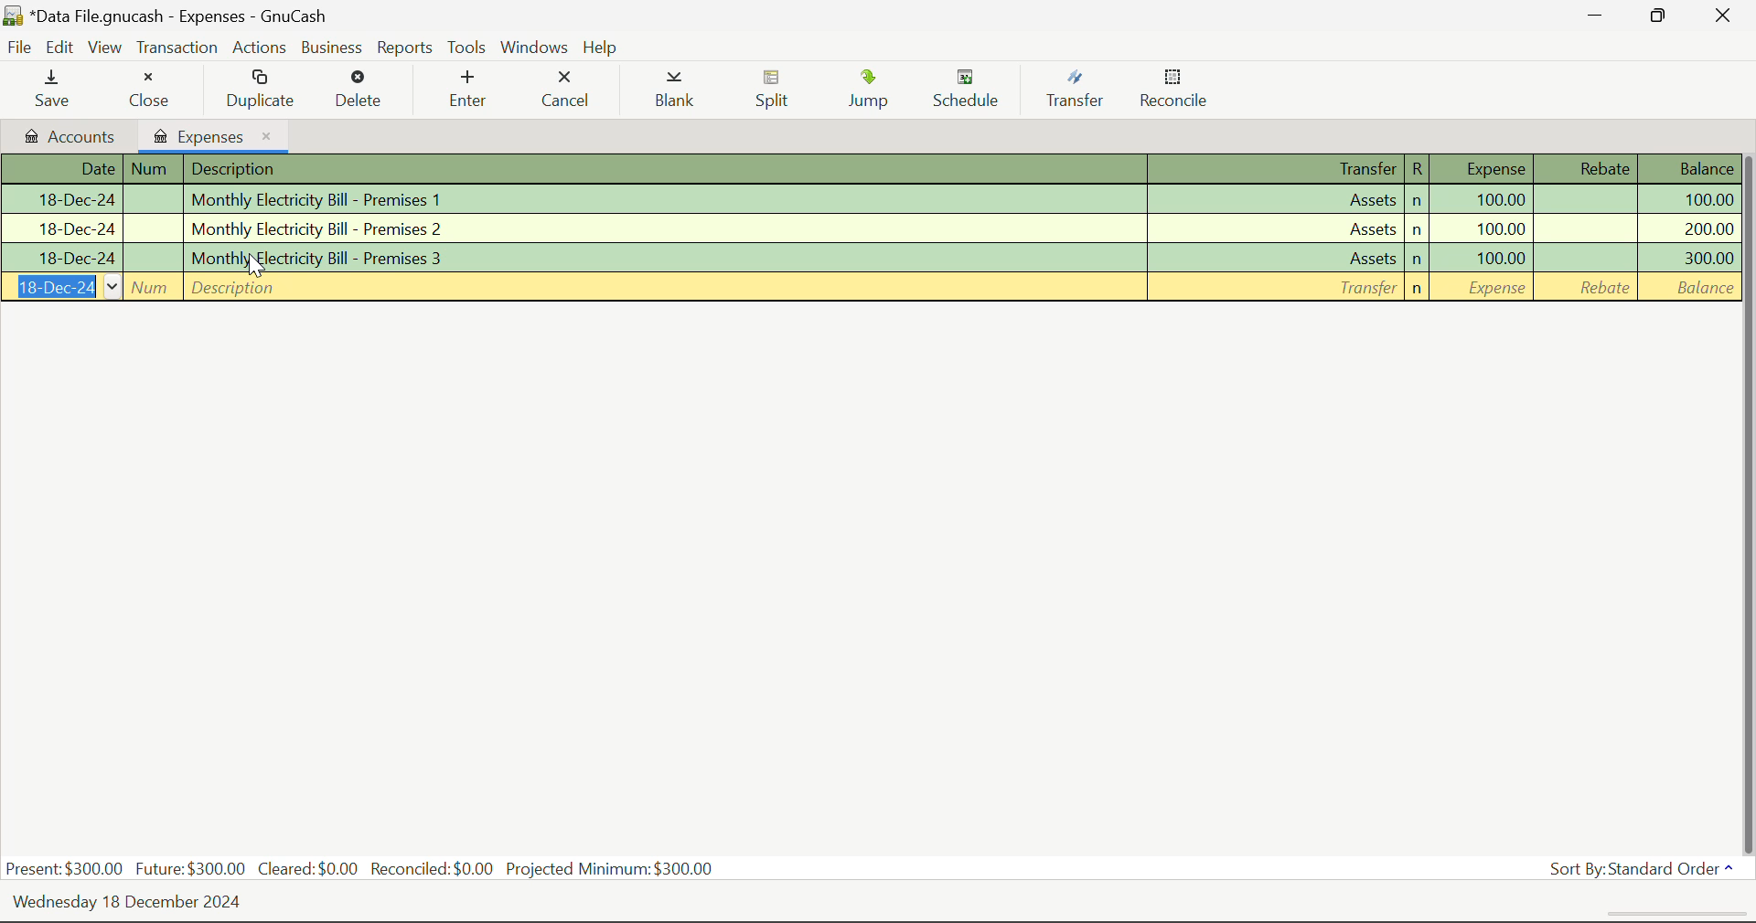 This screenshot has height=923, width=1756. What do you see at coordinates (976, 91) in the screenshot?
I see `Schedule` at bounding box center [976, 91].